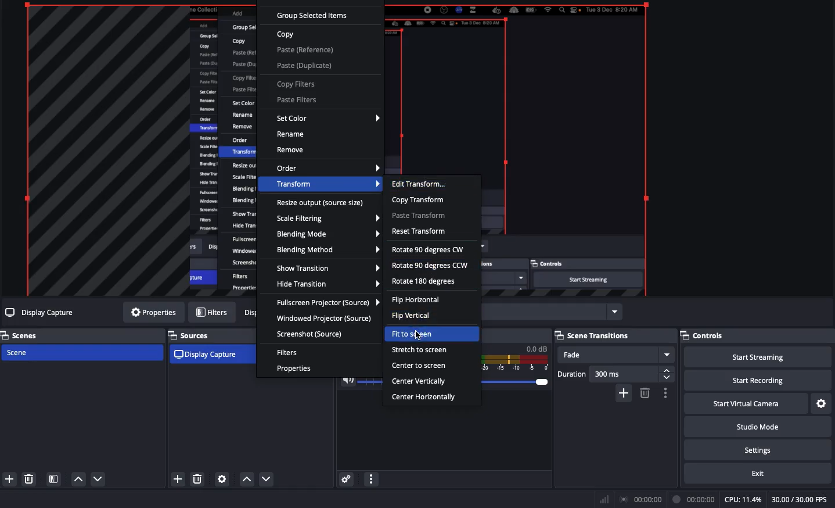 The image size is (835, 508). Describe the element at coordinates (427, 398) in the screenshot. I see `Center horizontally` at that location.